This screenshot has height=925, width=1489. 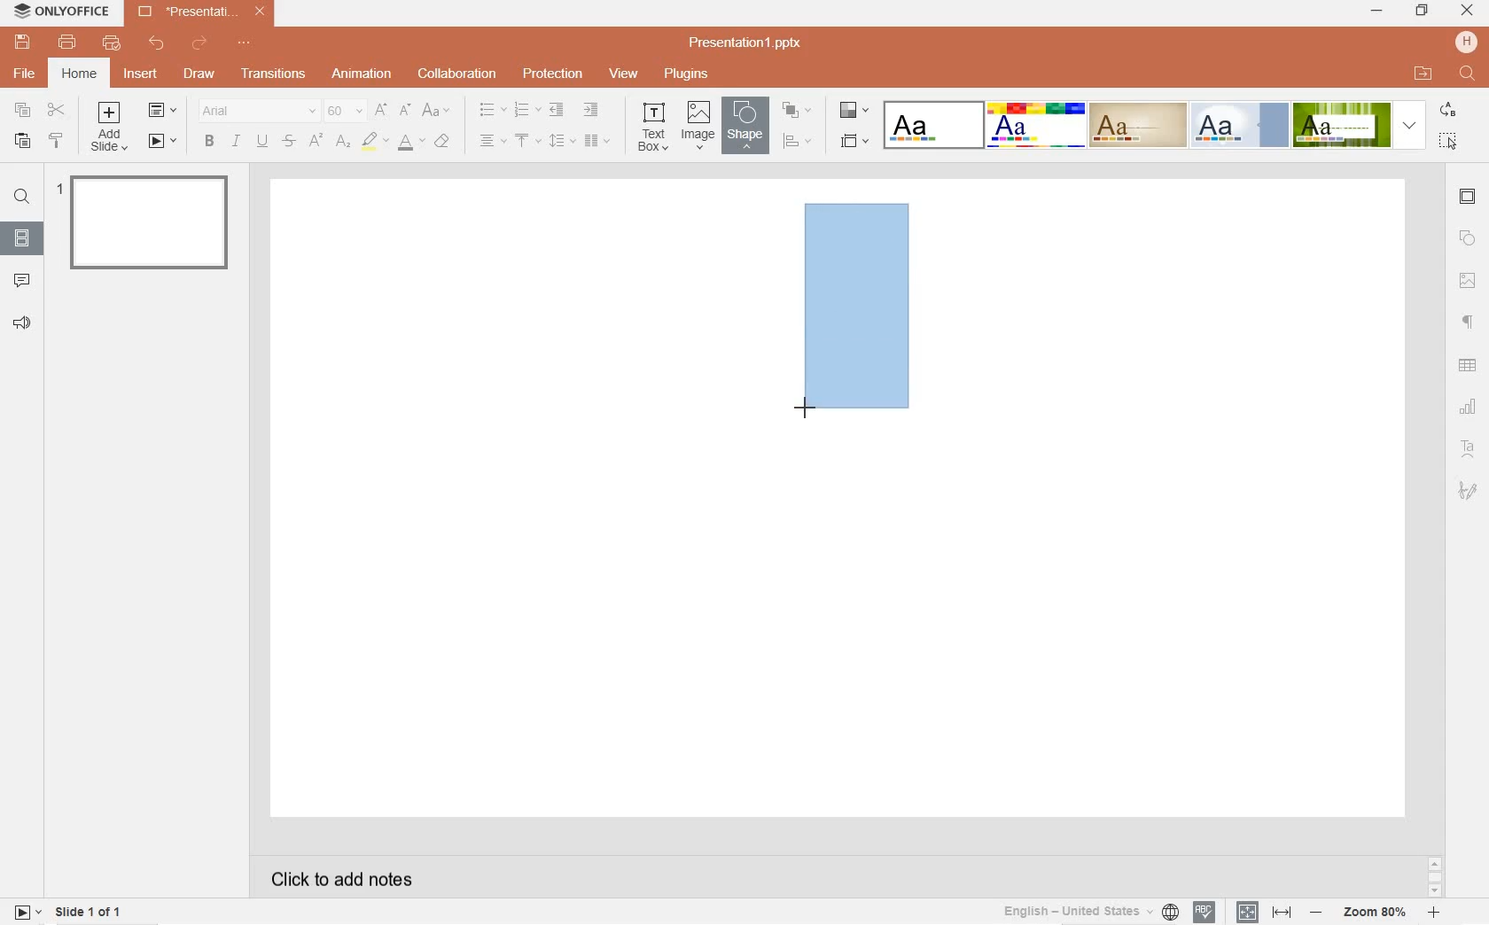 What do you see at coordinates (68, 43) in the screenshot?
I see `print` at bounding box center [68, 43].